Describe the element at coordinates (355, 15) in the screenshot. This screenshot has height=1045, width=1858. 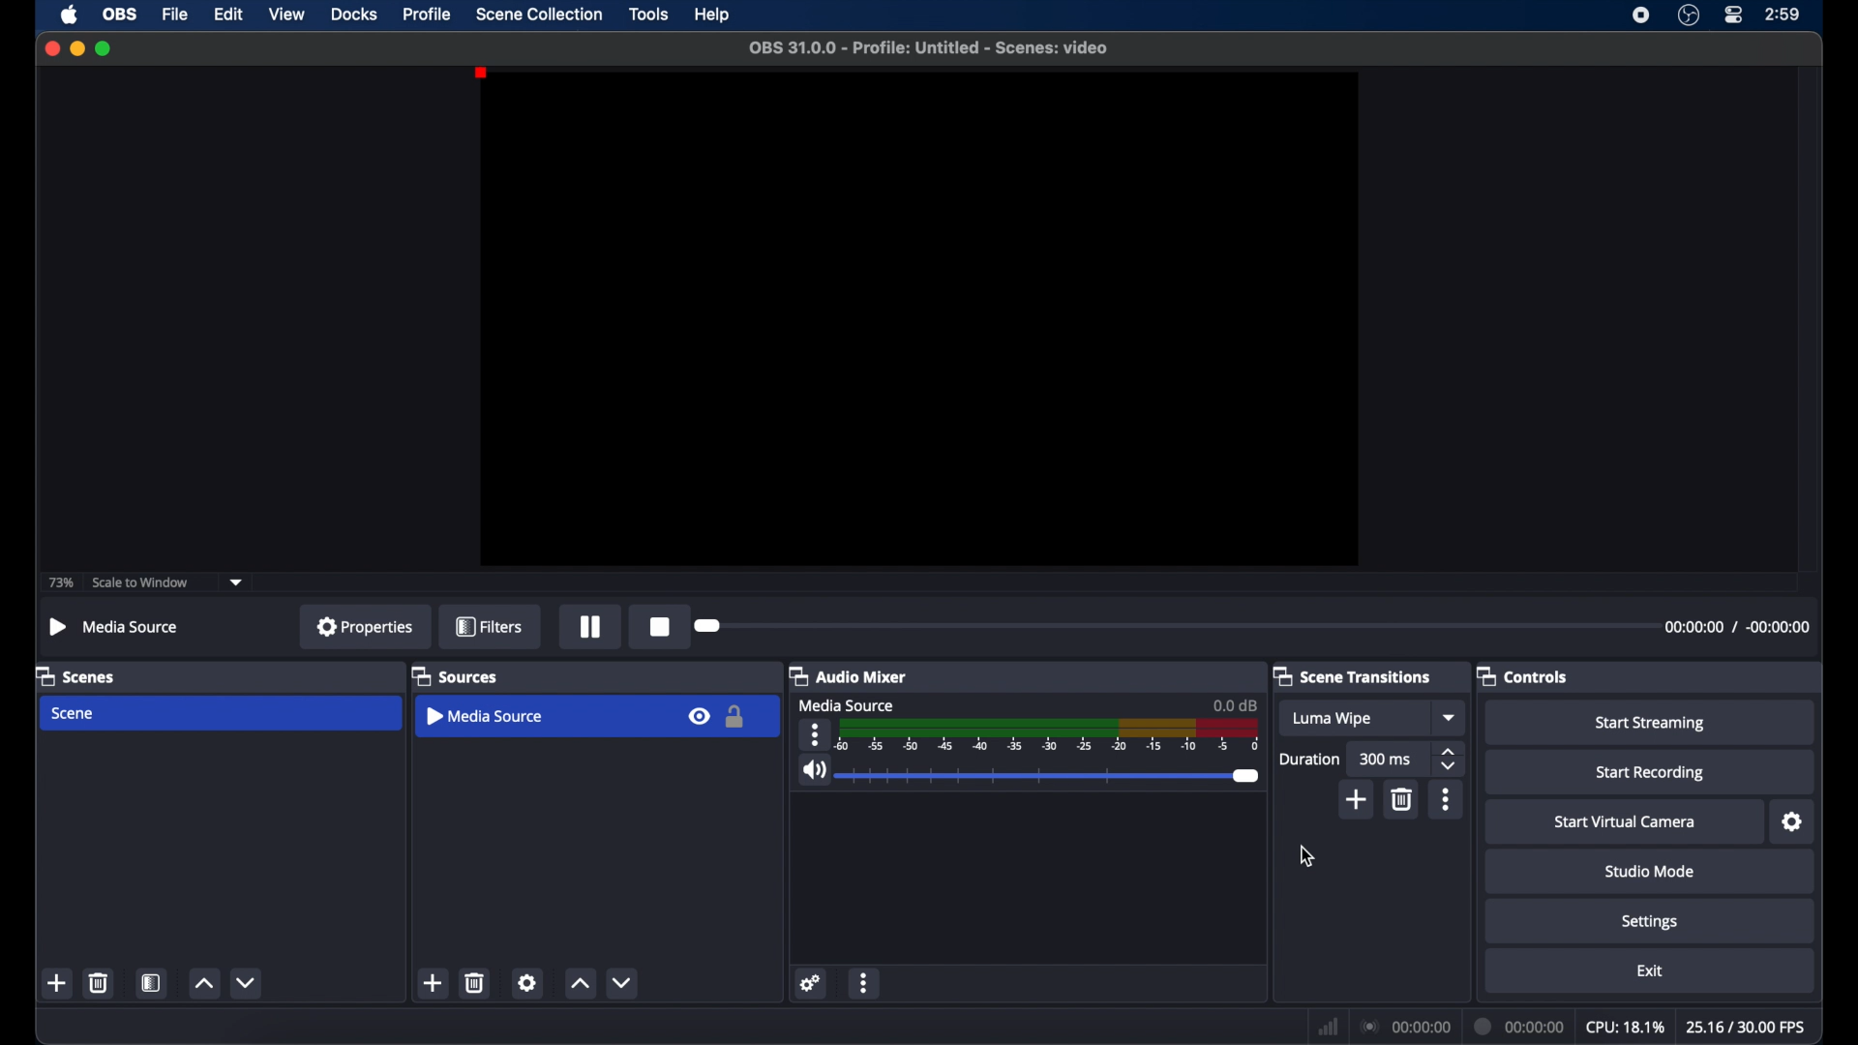
I see `docks` at that location.